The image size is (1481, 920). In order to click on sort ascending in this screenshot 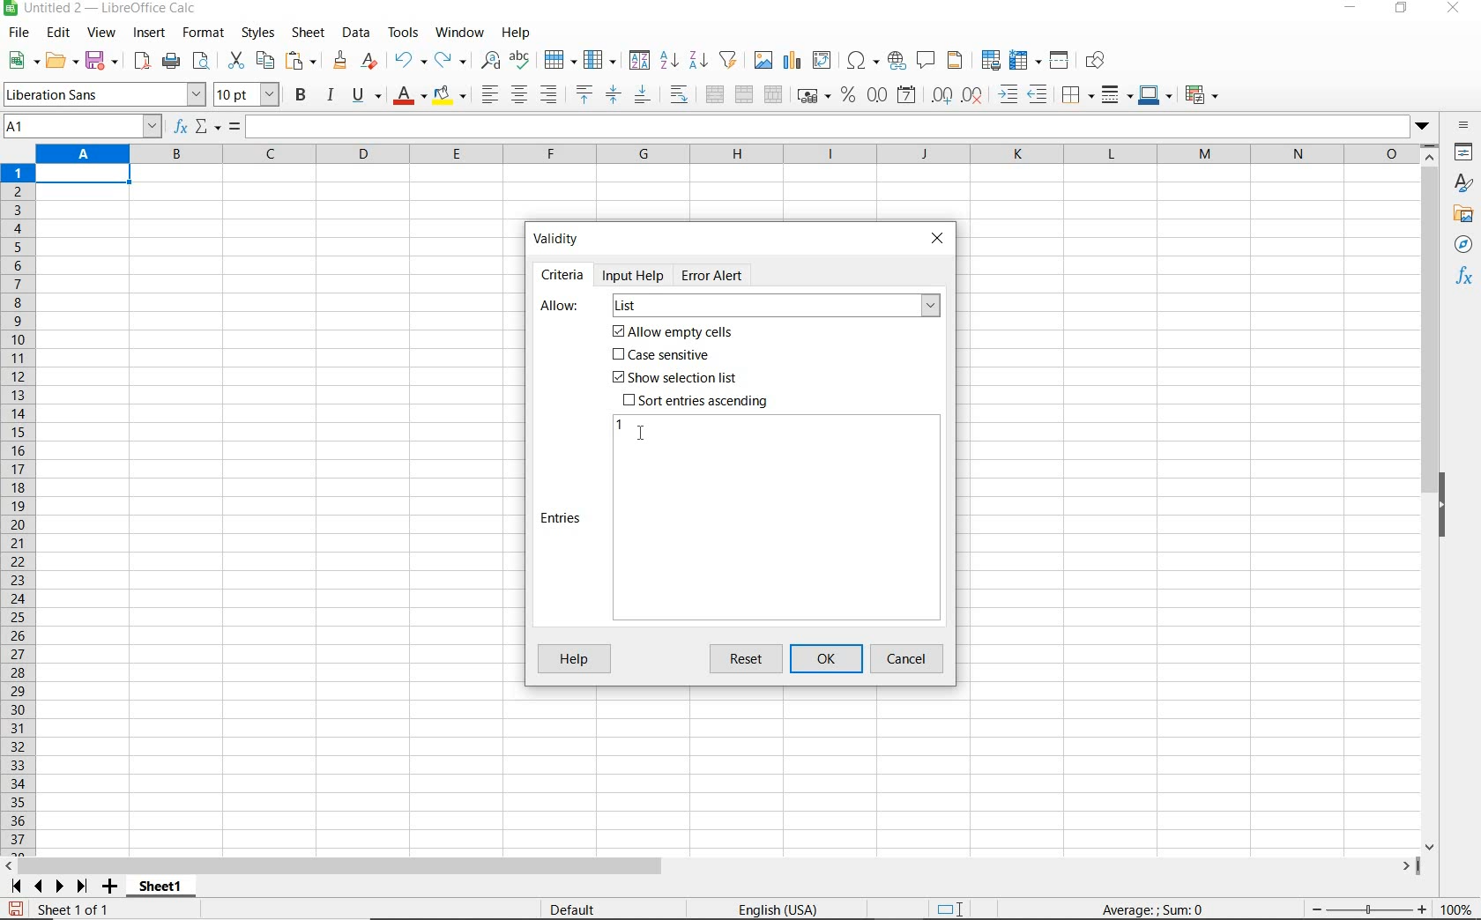, I will do `click(669, 62)`.